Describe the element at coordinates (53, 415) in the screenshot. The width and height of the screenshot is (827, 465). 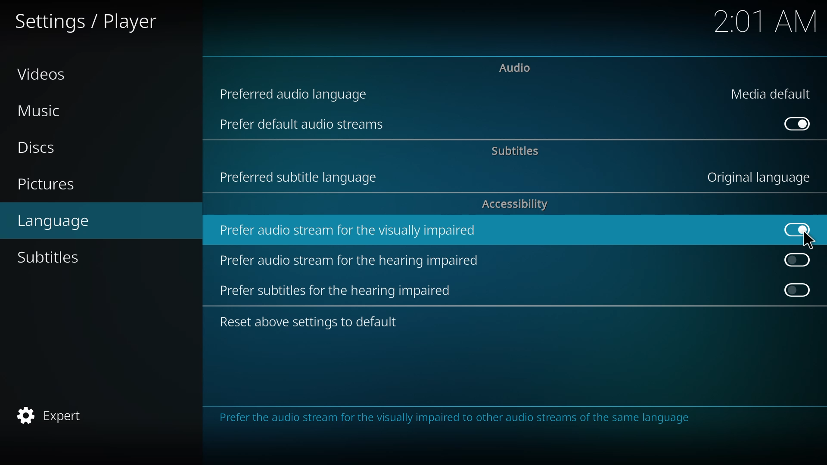
I see `expert` at that location.